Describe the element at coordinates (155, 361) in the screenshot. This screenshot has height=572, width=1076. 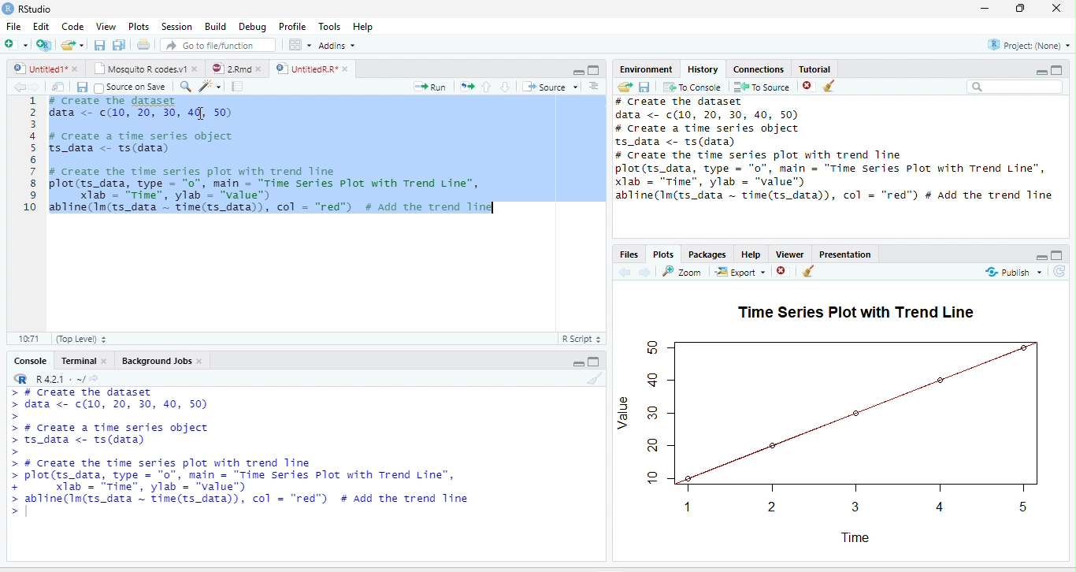
I see `Background Jobs` at that location.